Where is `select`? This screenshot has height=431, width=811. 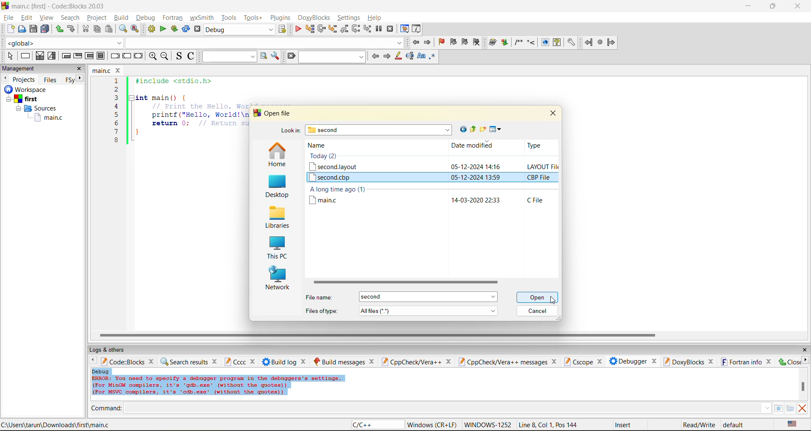
select is located at coordinates (10, 56).